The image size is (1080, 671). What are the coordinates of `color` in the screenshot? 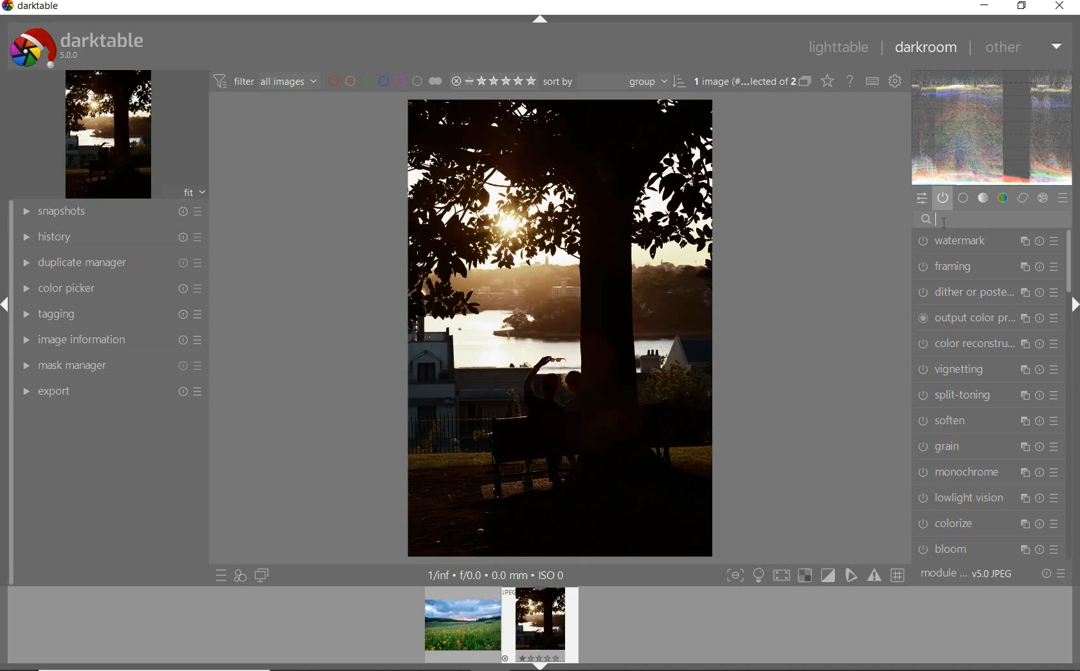 It's located at (1004, 197).